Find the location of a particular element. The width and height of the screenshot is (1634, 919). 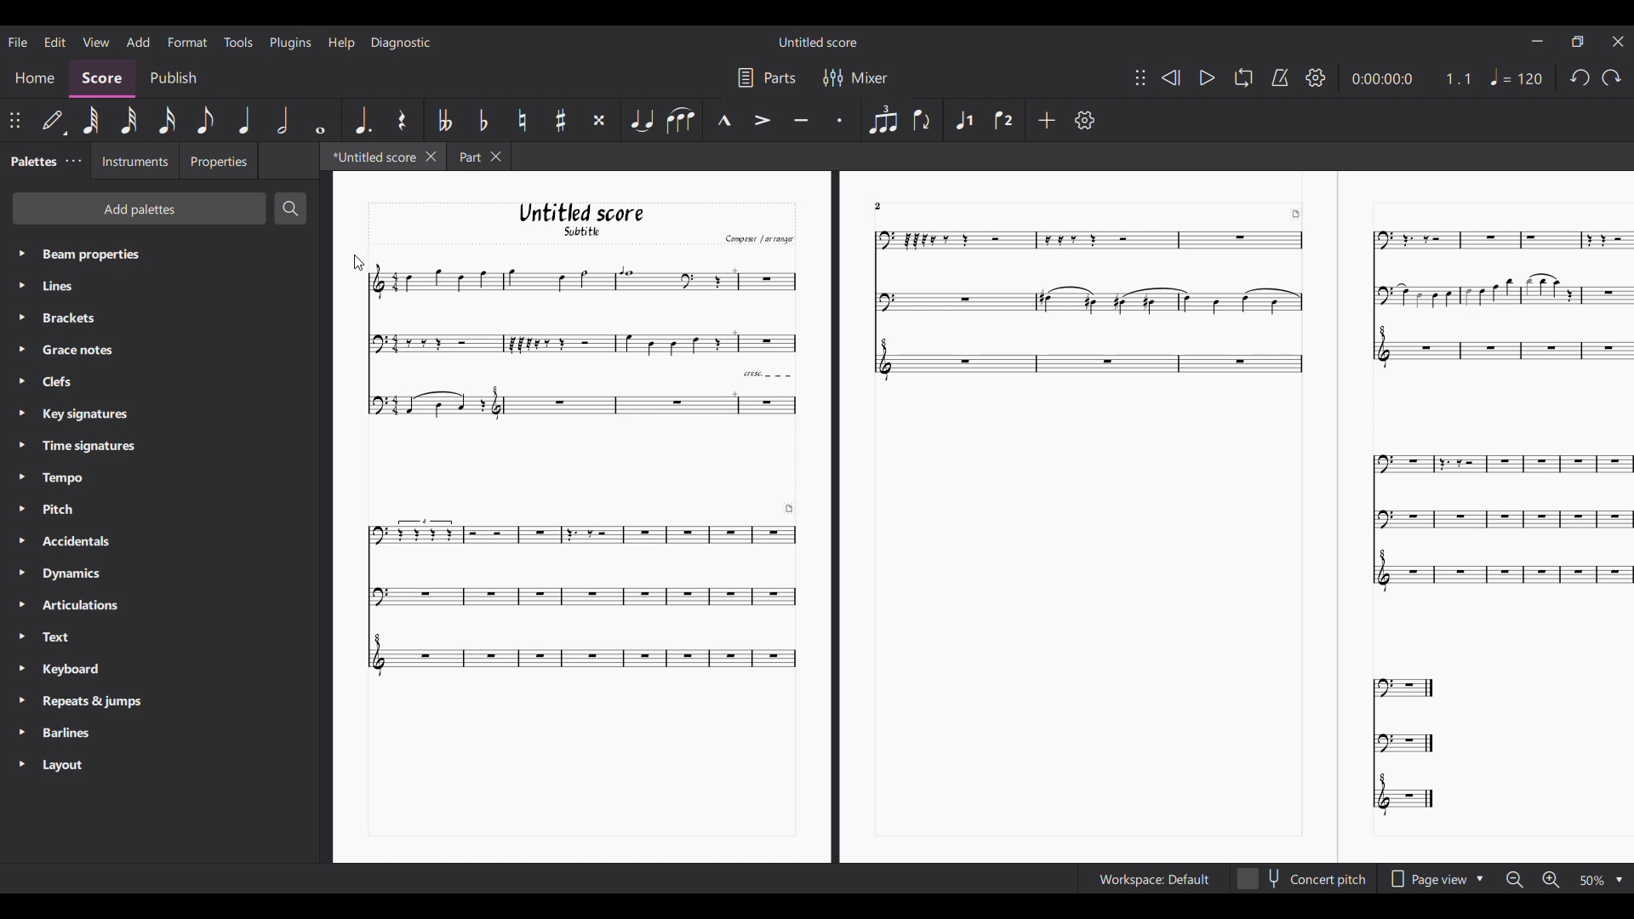

Zoom in is located at coordinates (1550, 880).